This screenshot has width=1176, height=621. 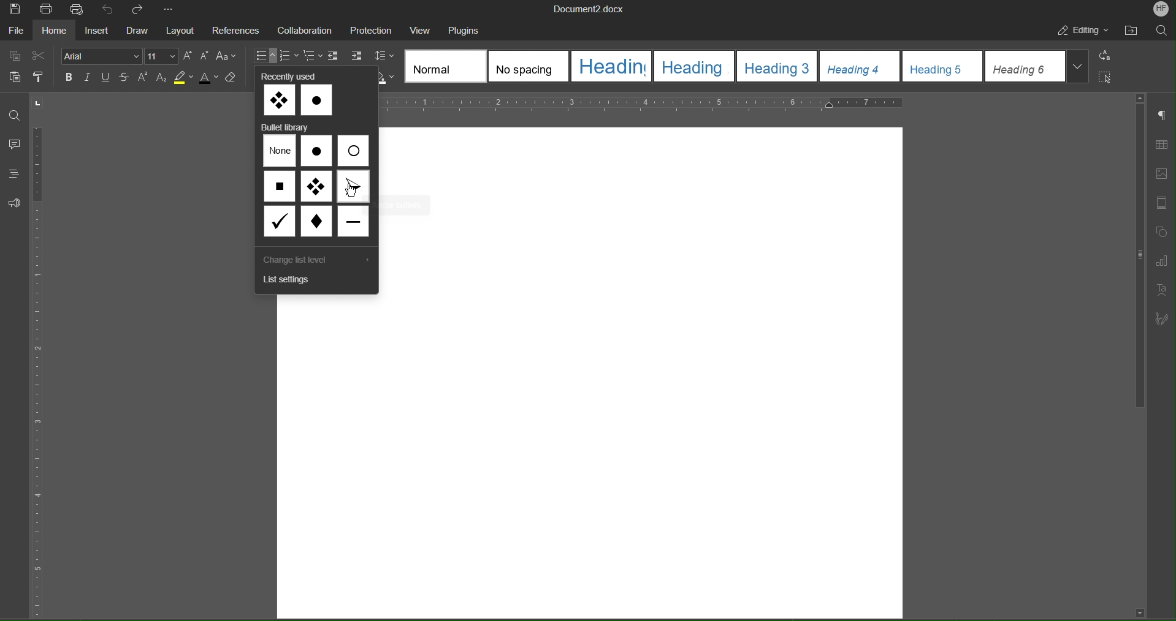 What do you see at coordinates (15, 10) in the screenshot?
I see `Save` at bounding box center [15, 10].